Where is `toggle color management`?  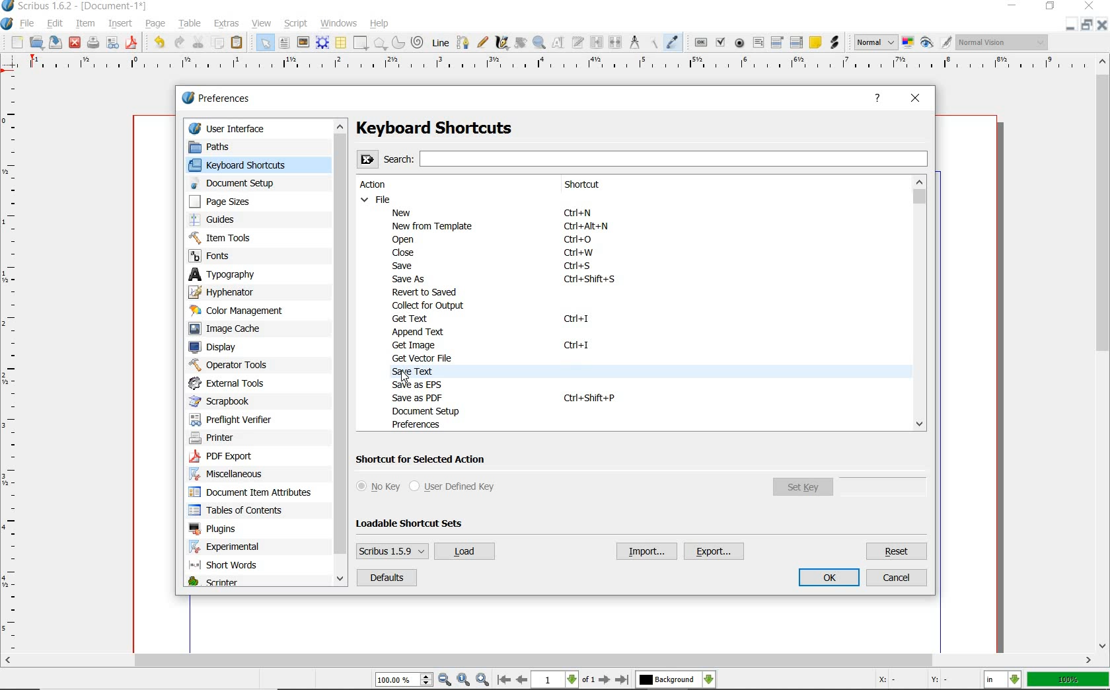
toggle color management is located at coordinates (907, 44).